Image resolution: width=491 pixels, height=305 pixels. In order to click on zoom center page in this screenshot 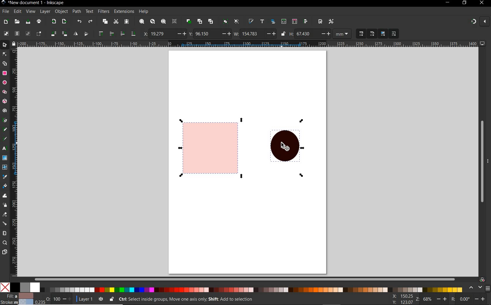, I will do `click(174, 21)`.